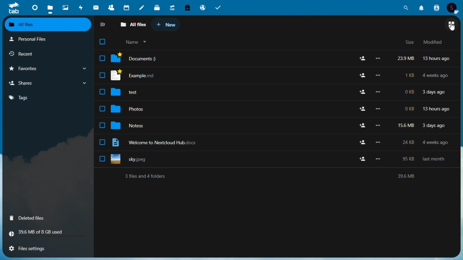 The image size is (463, 260). Describe the element at coordinates (405, 59) in the screenshot. I see `23.9 mb` at that location.